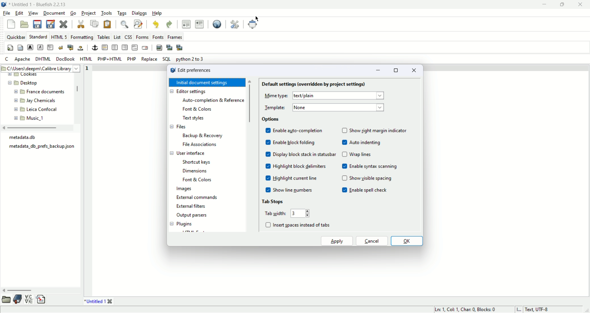  What do you see at coordinates (179, 127) in the screenshot?
I see `Filess` at bounding box center [179, 127].